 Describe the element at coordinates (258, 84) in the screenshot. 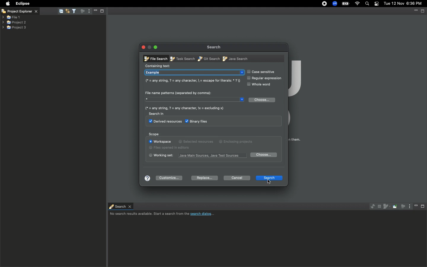

I see `Whole word` at that location.